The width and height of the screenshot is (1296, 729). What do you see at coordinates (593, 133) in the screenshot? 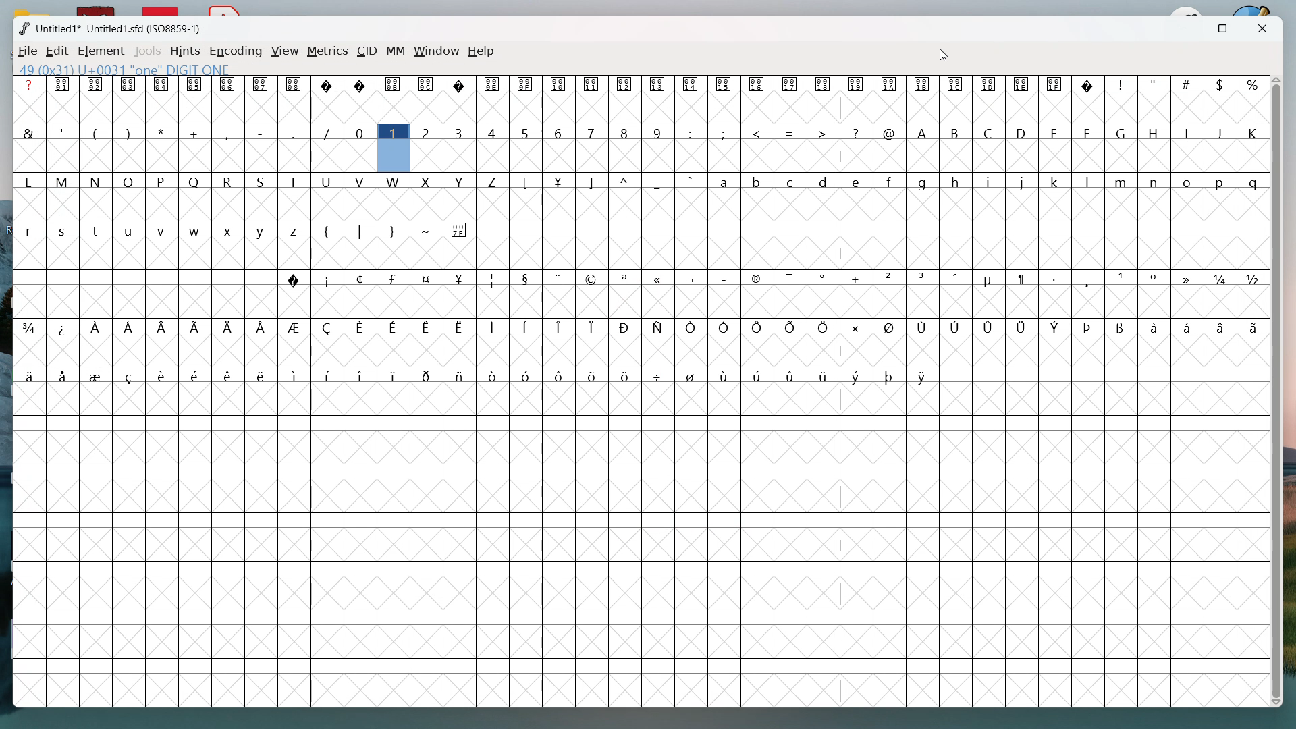
I see `7` at bounding box center [593, 133].